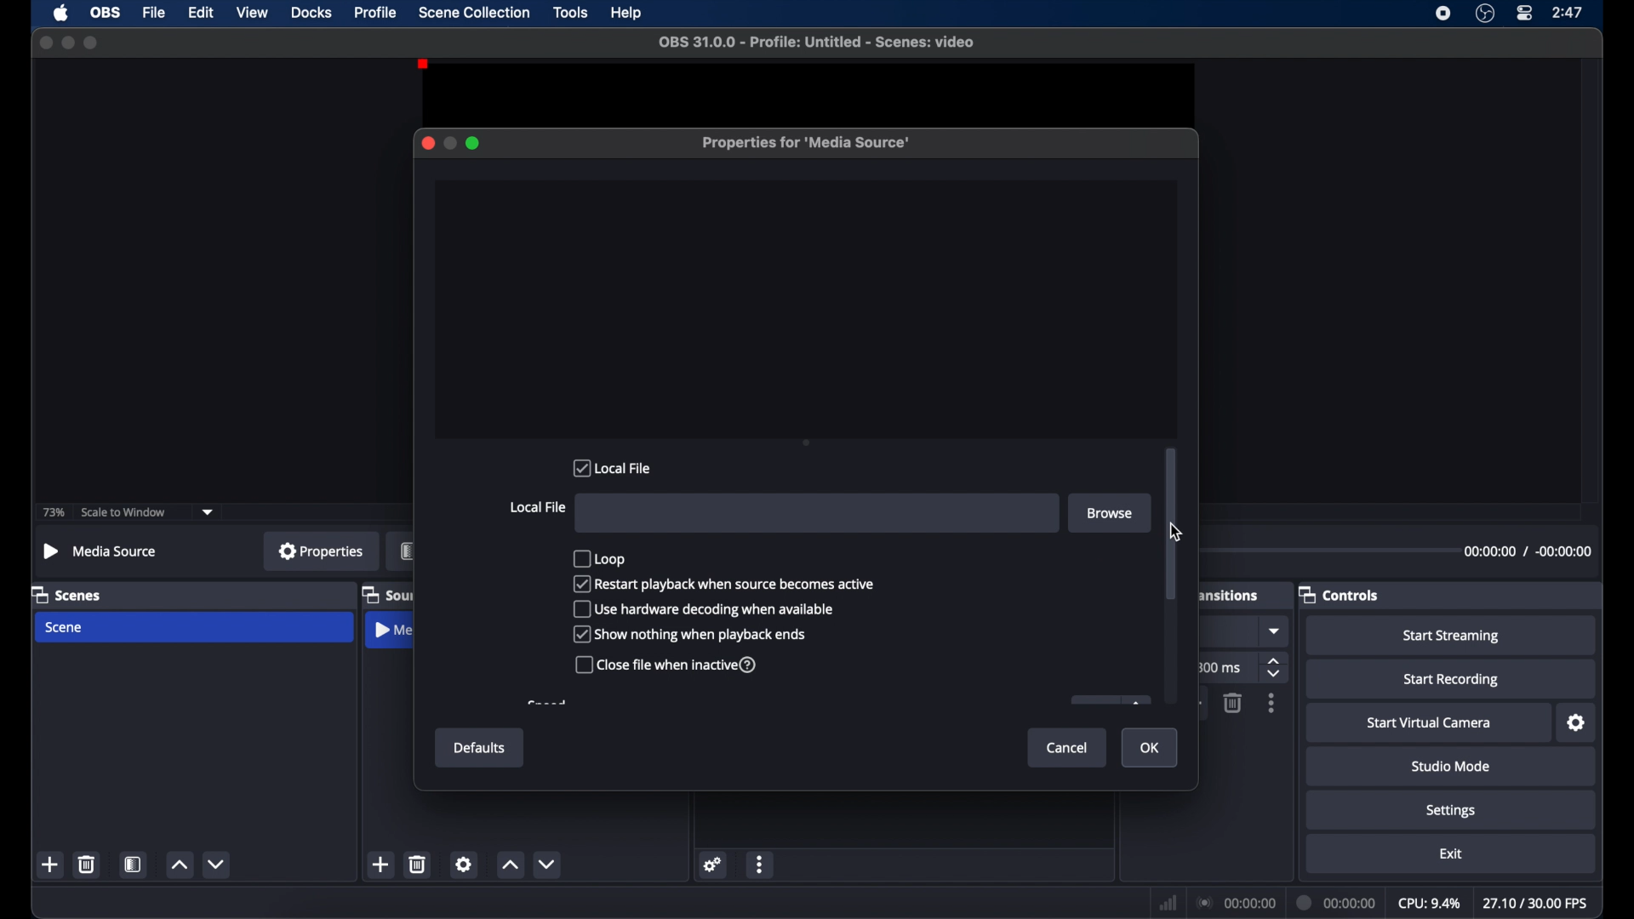  Describe the element at coordinates (418, 864) in the screenshot. I see `delete` at that location.